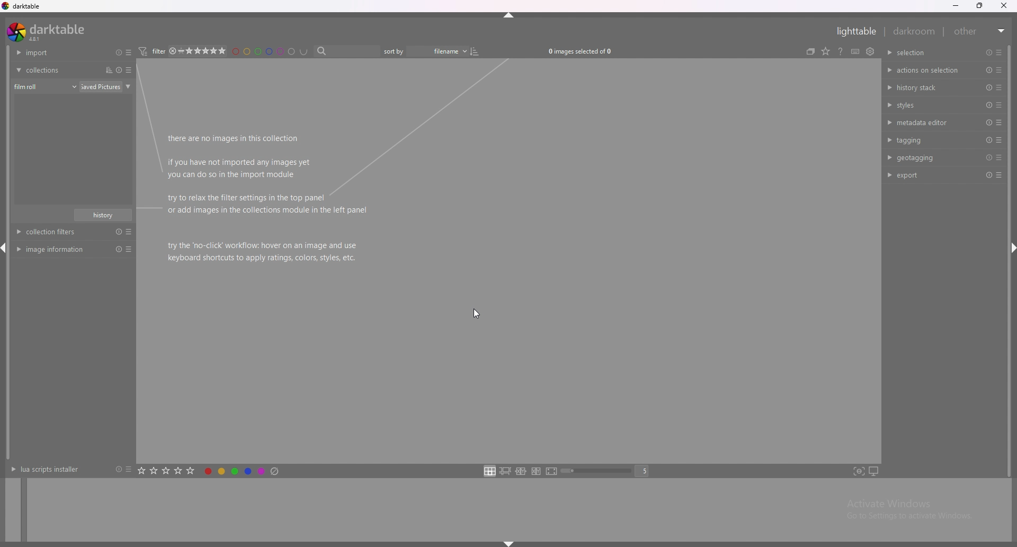 Image resolution: width=1017 pixels, height=547 pixels. What do you see at coordinates (1005, 6) in the screenshot?
I see `close` at bounding box center [1005, 6].